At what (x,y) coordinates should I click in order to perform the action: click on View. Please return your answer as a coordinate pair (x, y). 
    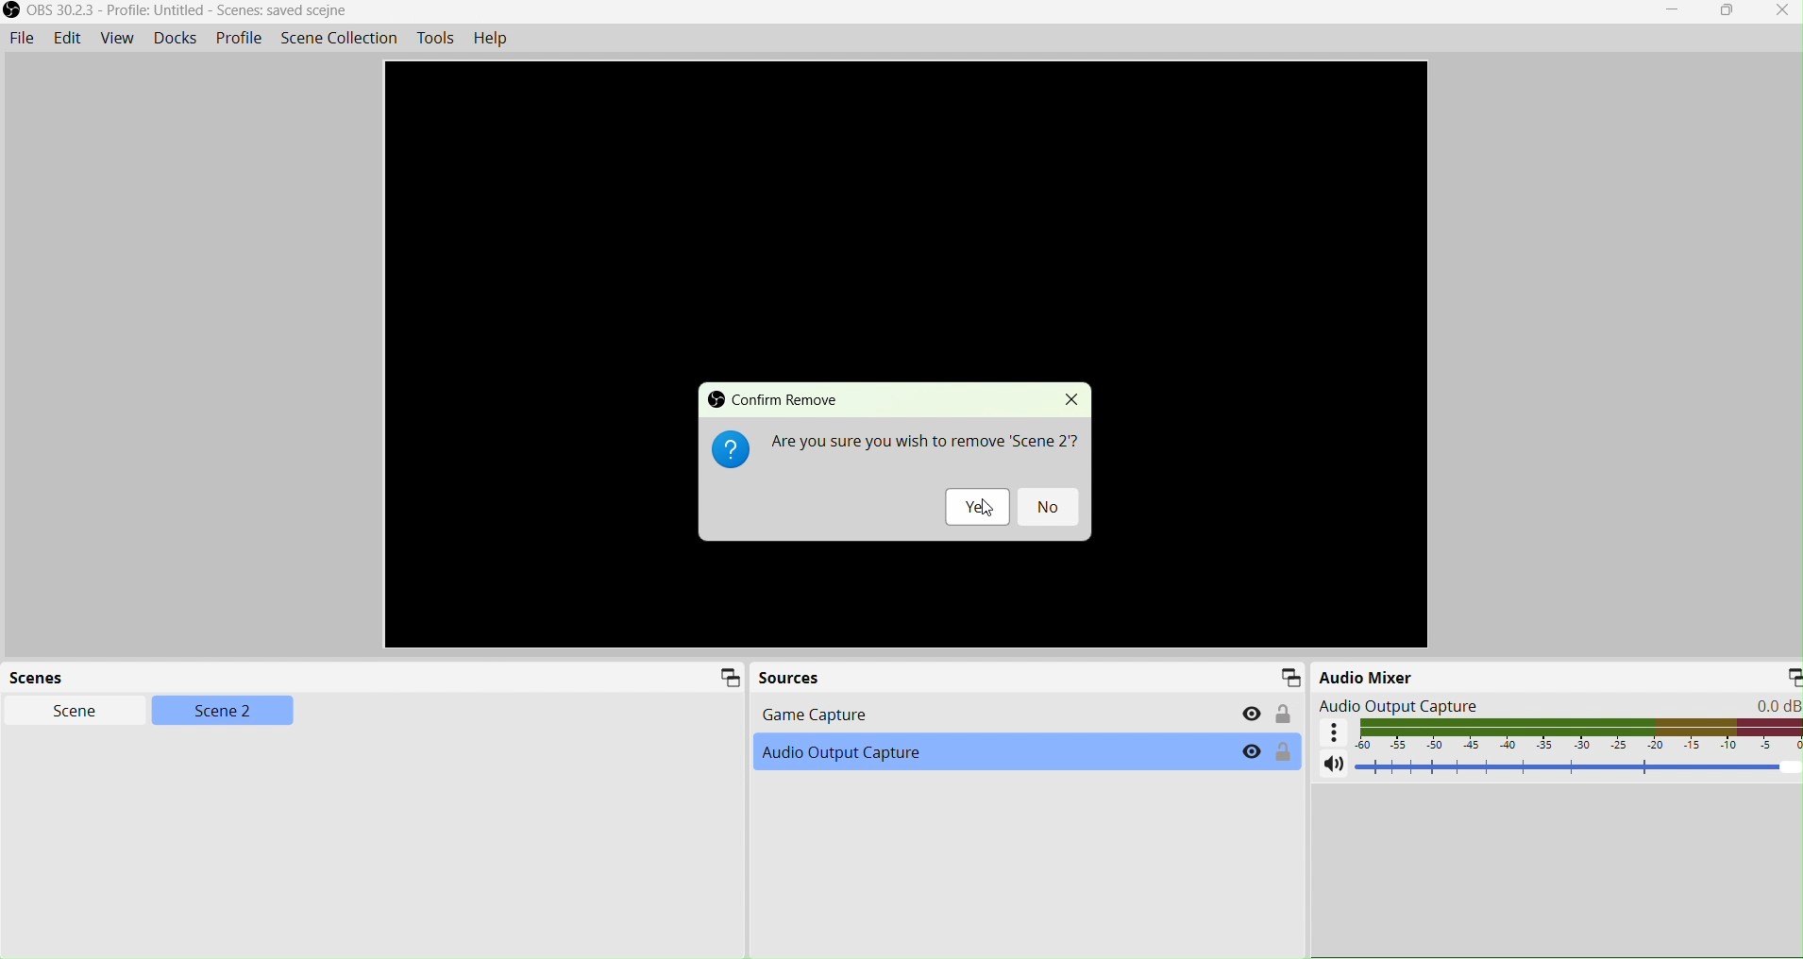
    Looking at the image, I should click on (116, 37).